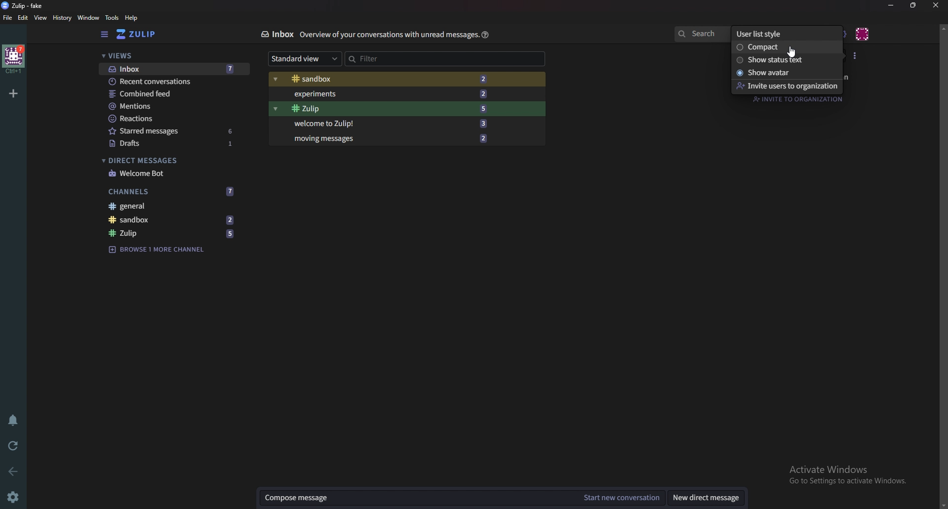 The width and height of the screenshot is (948, 509). I want to click on close, so click(934, 5).